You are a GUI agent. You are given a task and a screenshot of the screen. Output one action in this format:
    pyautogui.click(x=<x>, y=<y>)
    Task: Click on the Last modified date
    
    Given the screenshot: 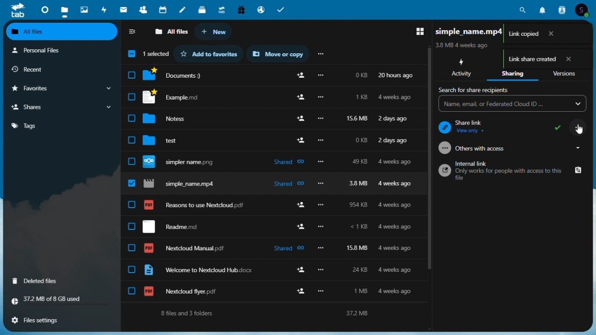 What is the action you would take?
    pyautogui.click(x=463, y=45)
    